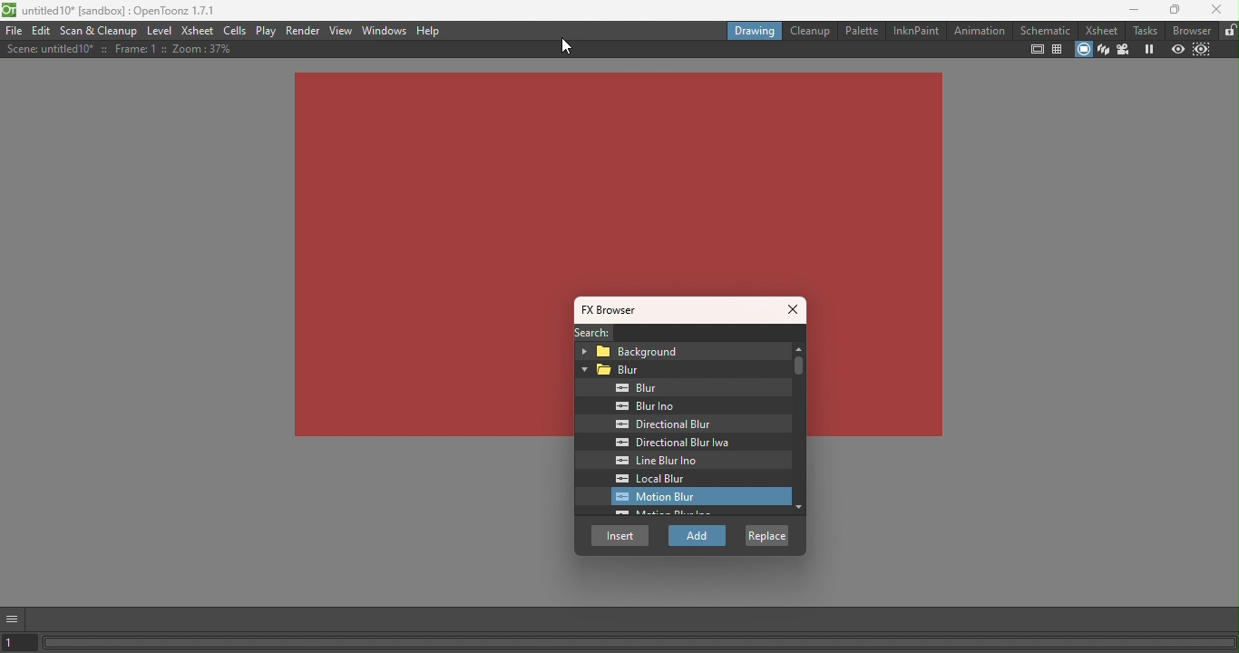 The height and width of the screenshot is (653, 1239). I want to click on Blur, so click(681, 370).